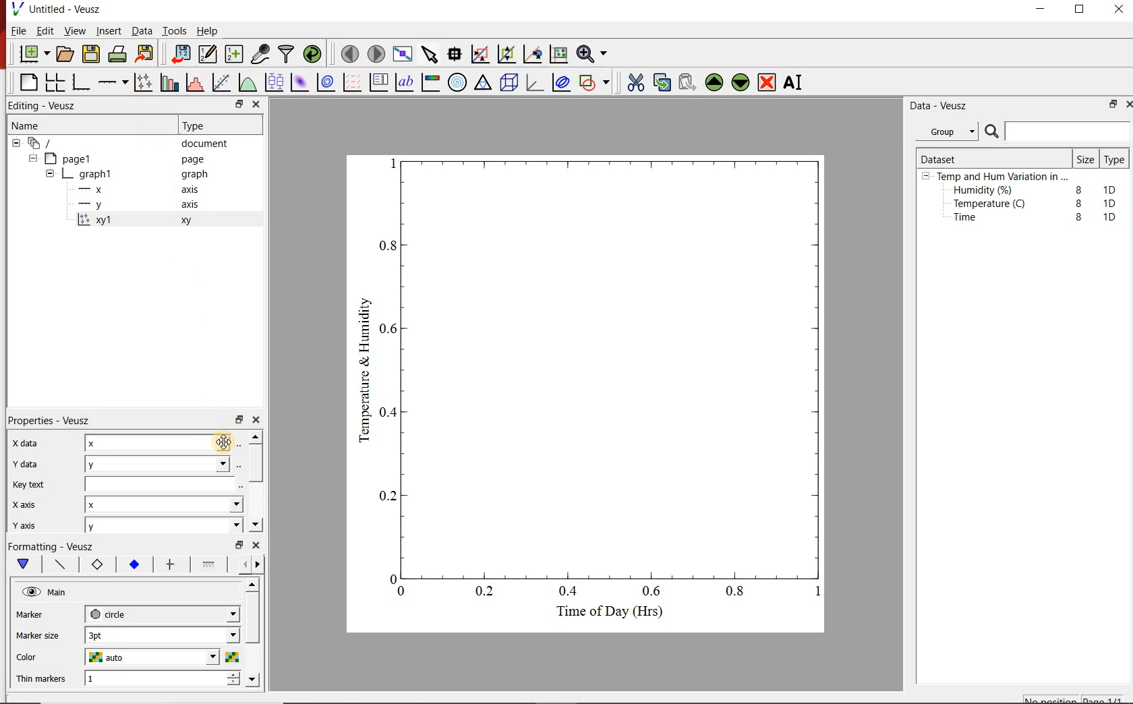 The width and height of the screenshot is (1133, 704). I want to click on 1D, so click(1113, 188).